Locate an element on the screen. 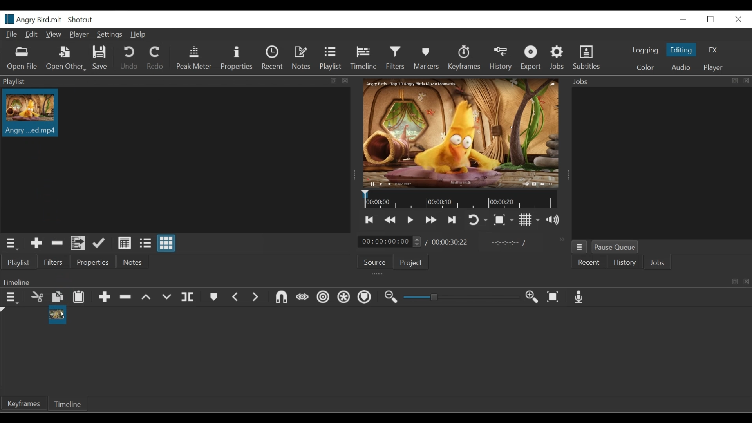 This screenshot has width=752, height=423. Pause Queue is located at coordinates (616, 247).